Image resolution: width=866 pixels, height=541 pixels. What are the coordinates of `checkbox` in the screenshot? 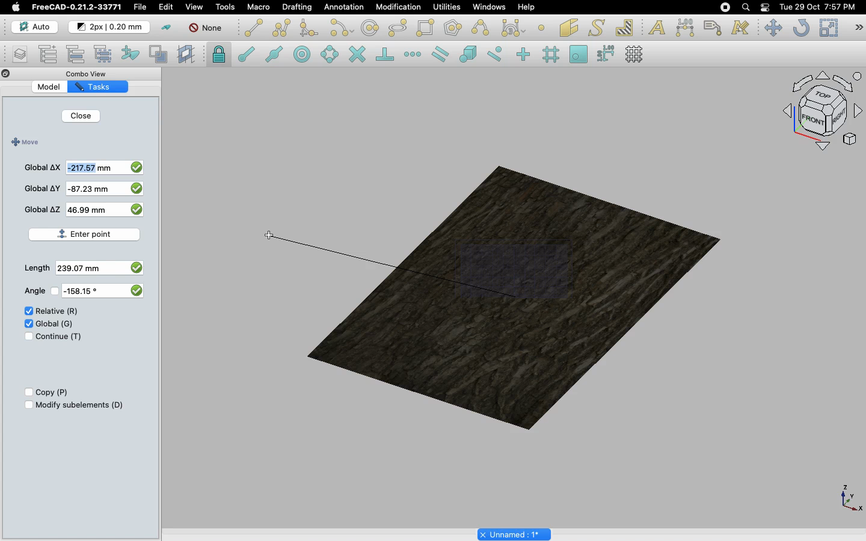 It's located at (138, 212).